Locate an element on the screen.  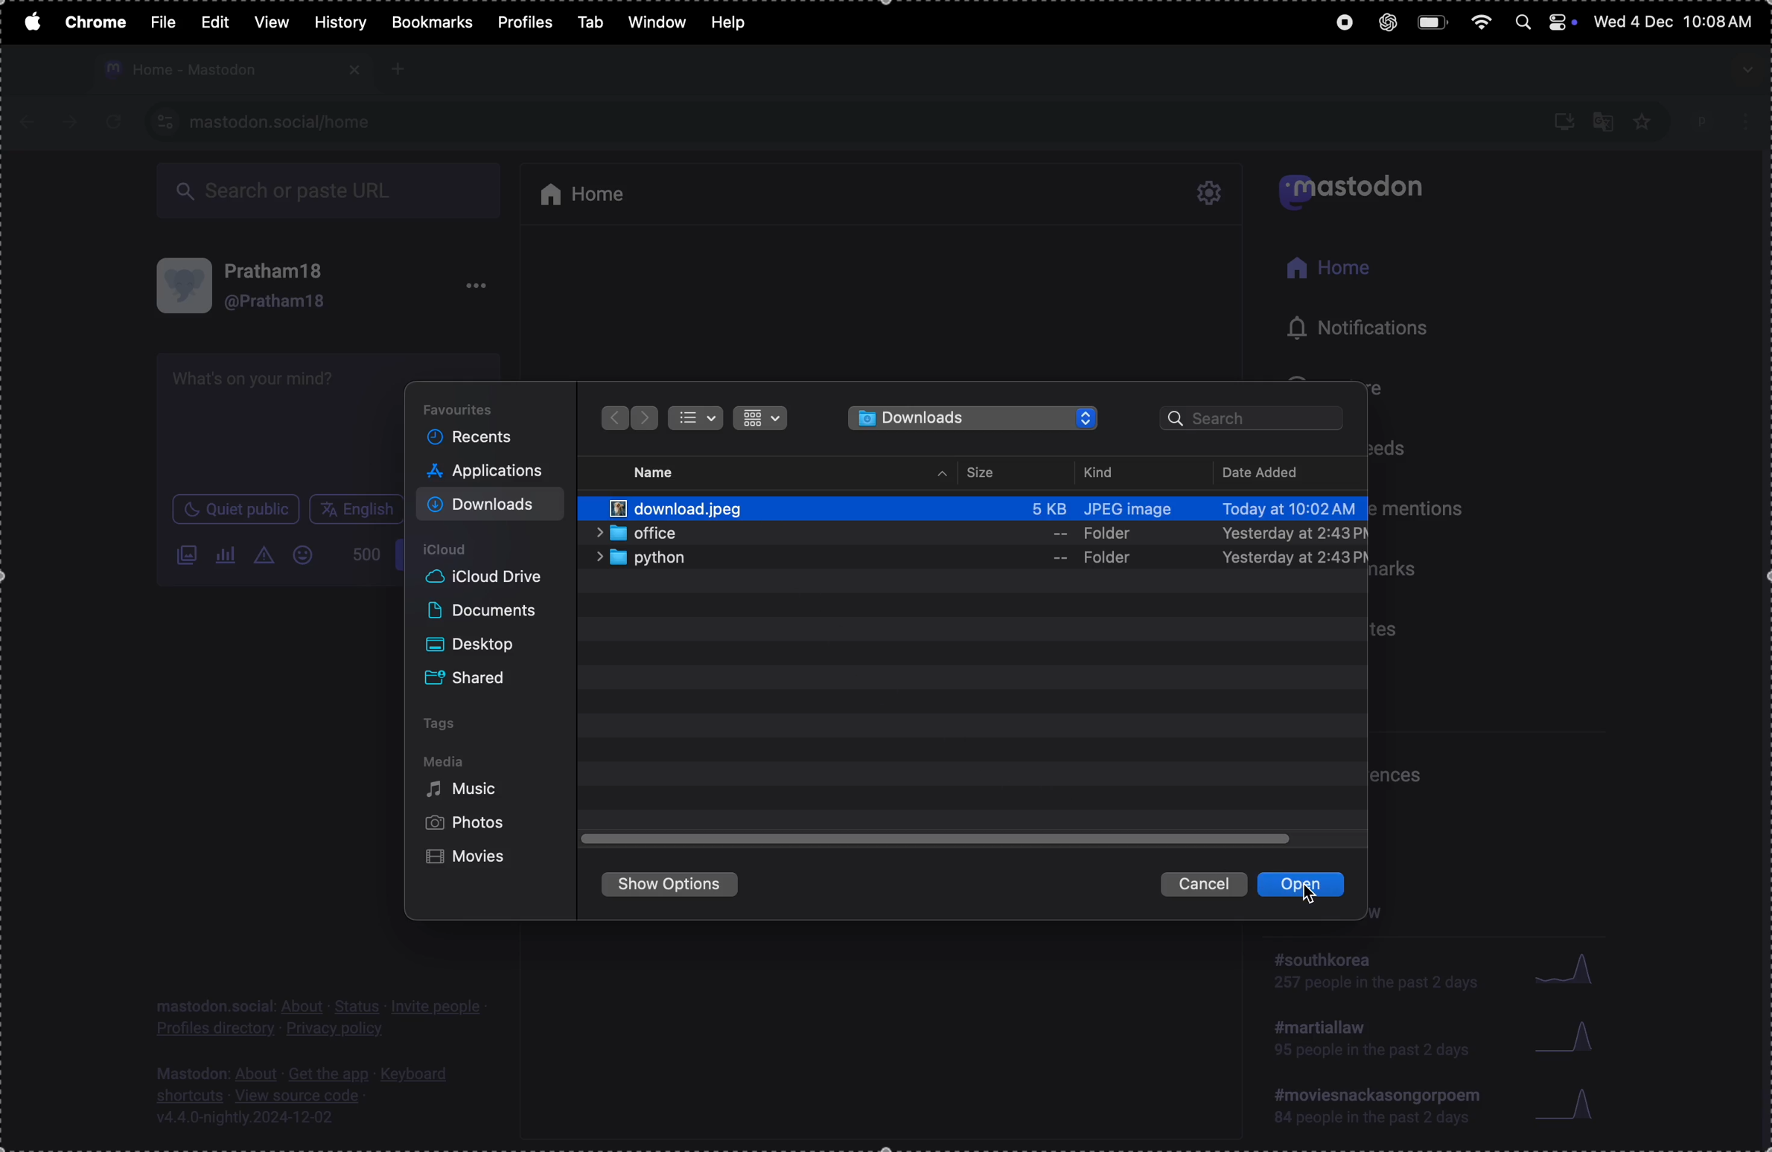
nexttab is located at coordinates (71, 123).